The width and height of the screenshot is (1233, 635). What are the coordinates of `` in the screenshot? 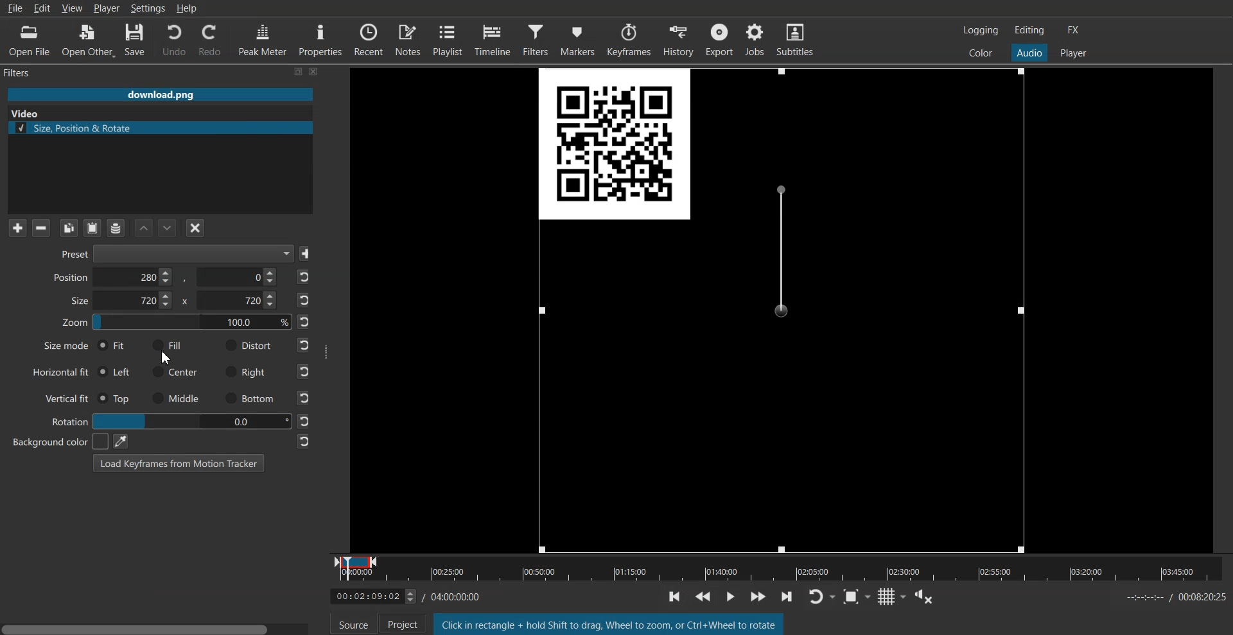 It's located at (755, 39).